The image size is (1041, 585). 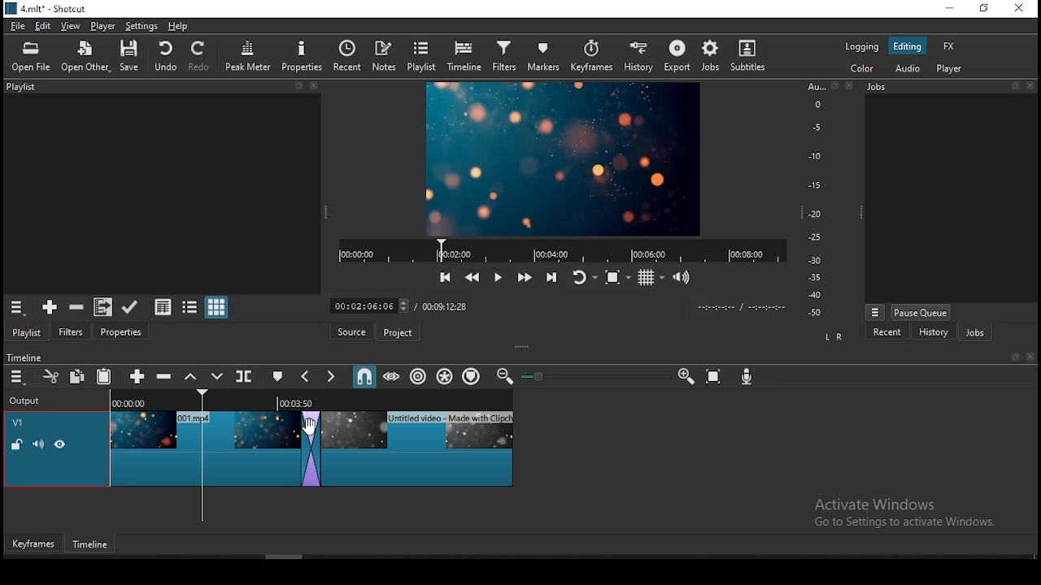 What do you see at coordinates (975, 332) in the screenshot?
I see `jobs` at bounding box center [975, 332].